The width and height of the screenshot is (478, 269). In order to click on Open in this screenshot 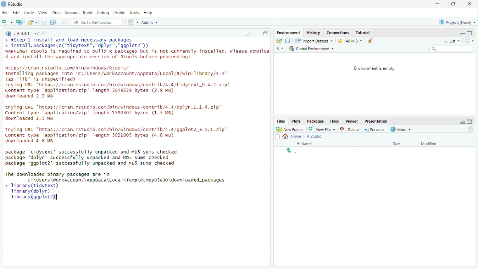, I will do `click(32, 22)`.